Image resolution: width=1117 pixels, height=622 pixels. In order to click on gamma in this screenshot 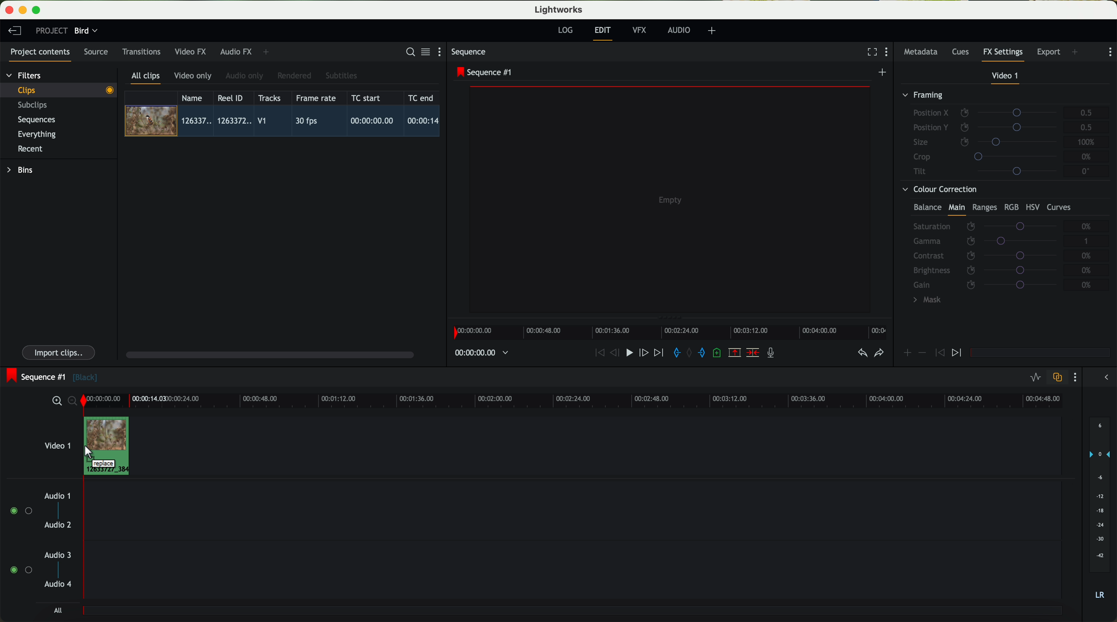, I will do `click(990, 241)`.